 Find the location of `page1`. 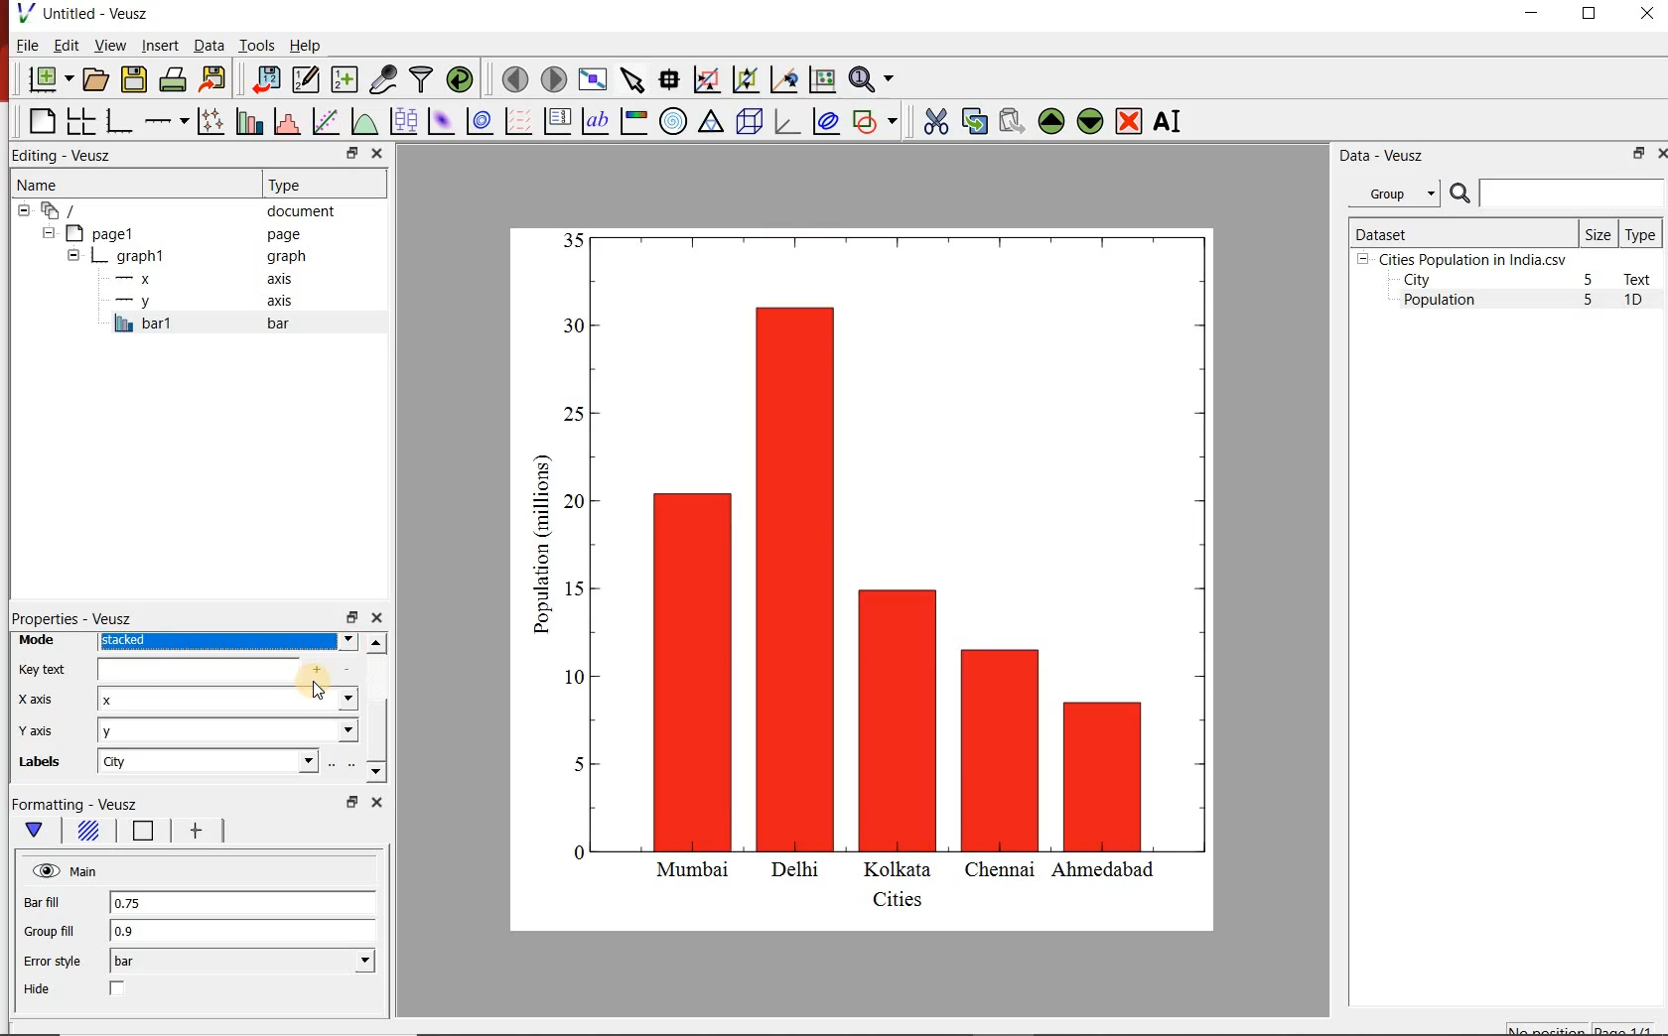

page1 is located at coordinates (178, 233).